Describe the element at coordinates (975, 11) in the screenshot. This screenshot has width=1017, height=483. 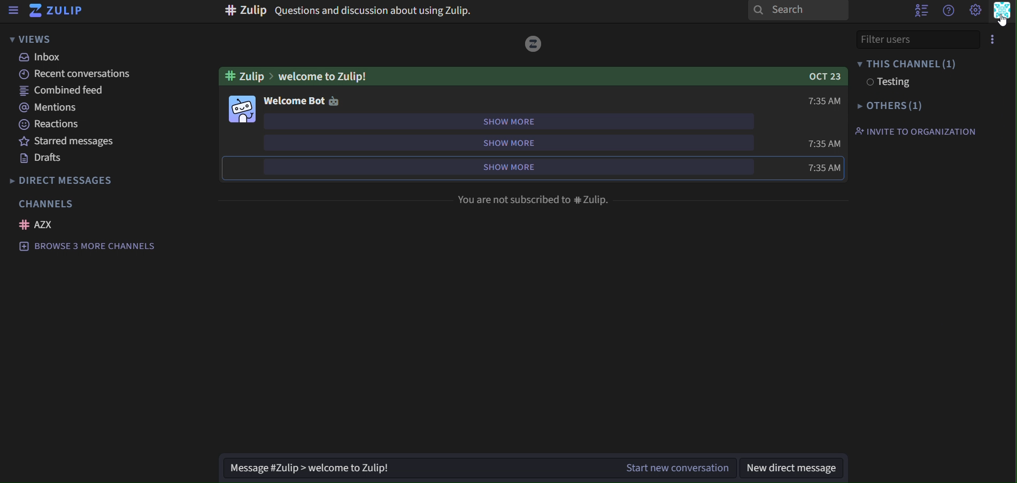
I see `setting` at that location.